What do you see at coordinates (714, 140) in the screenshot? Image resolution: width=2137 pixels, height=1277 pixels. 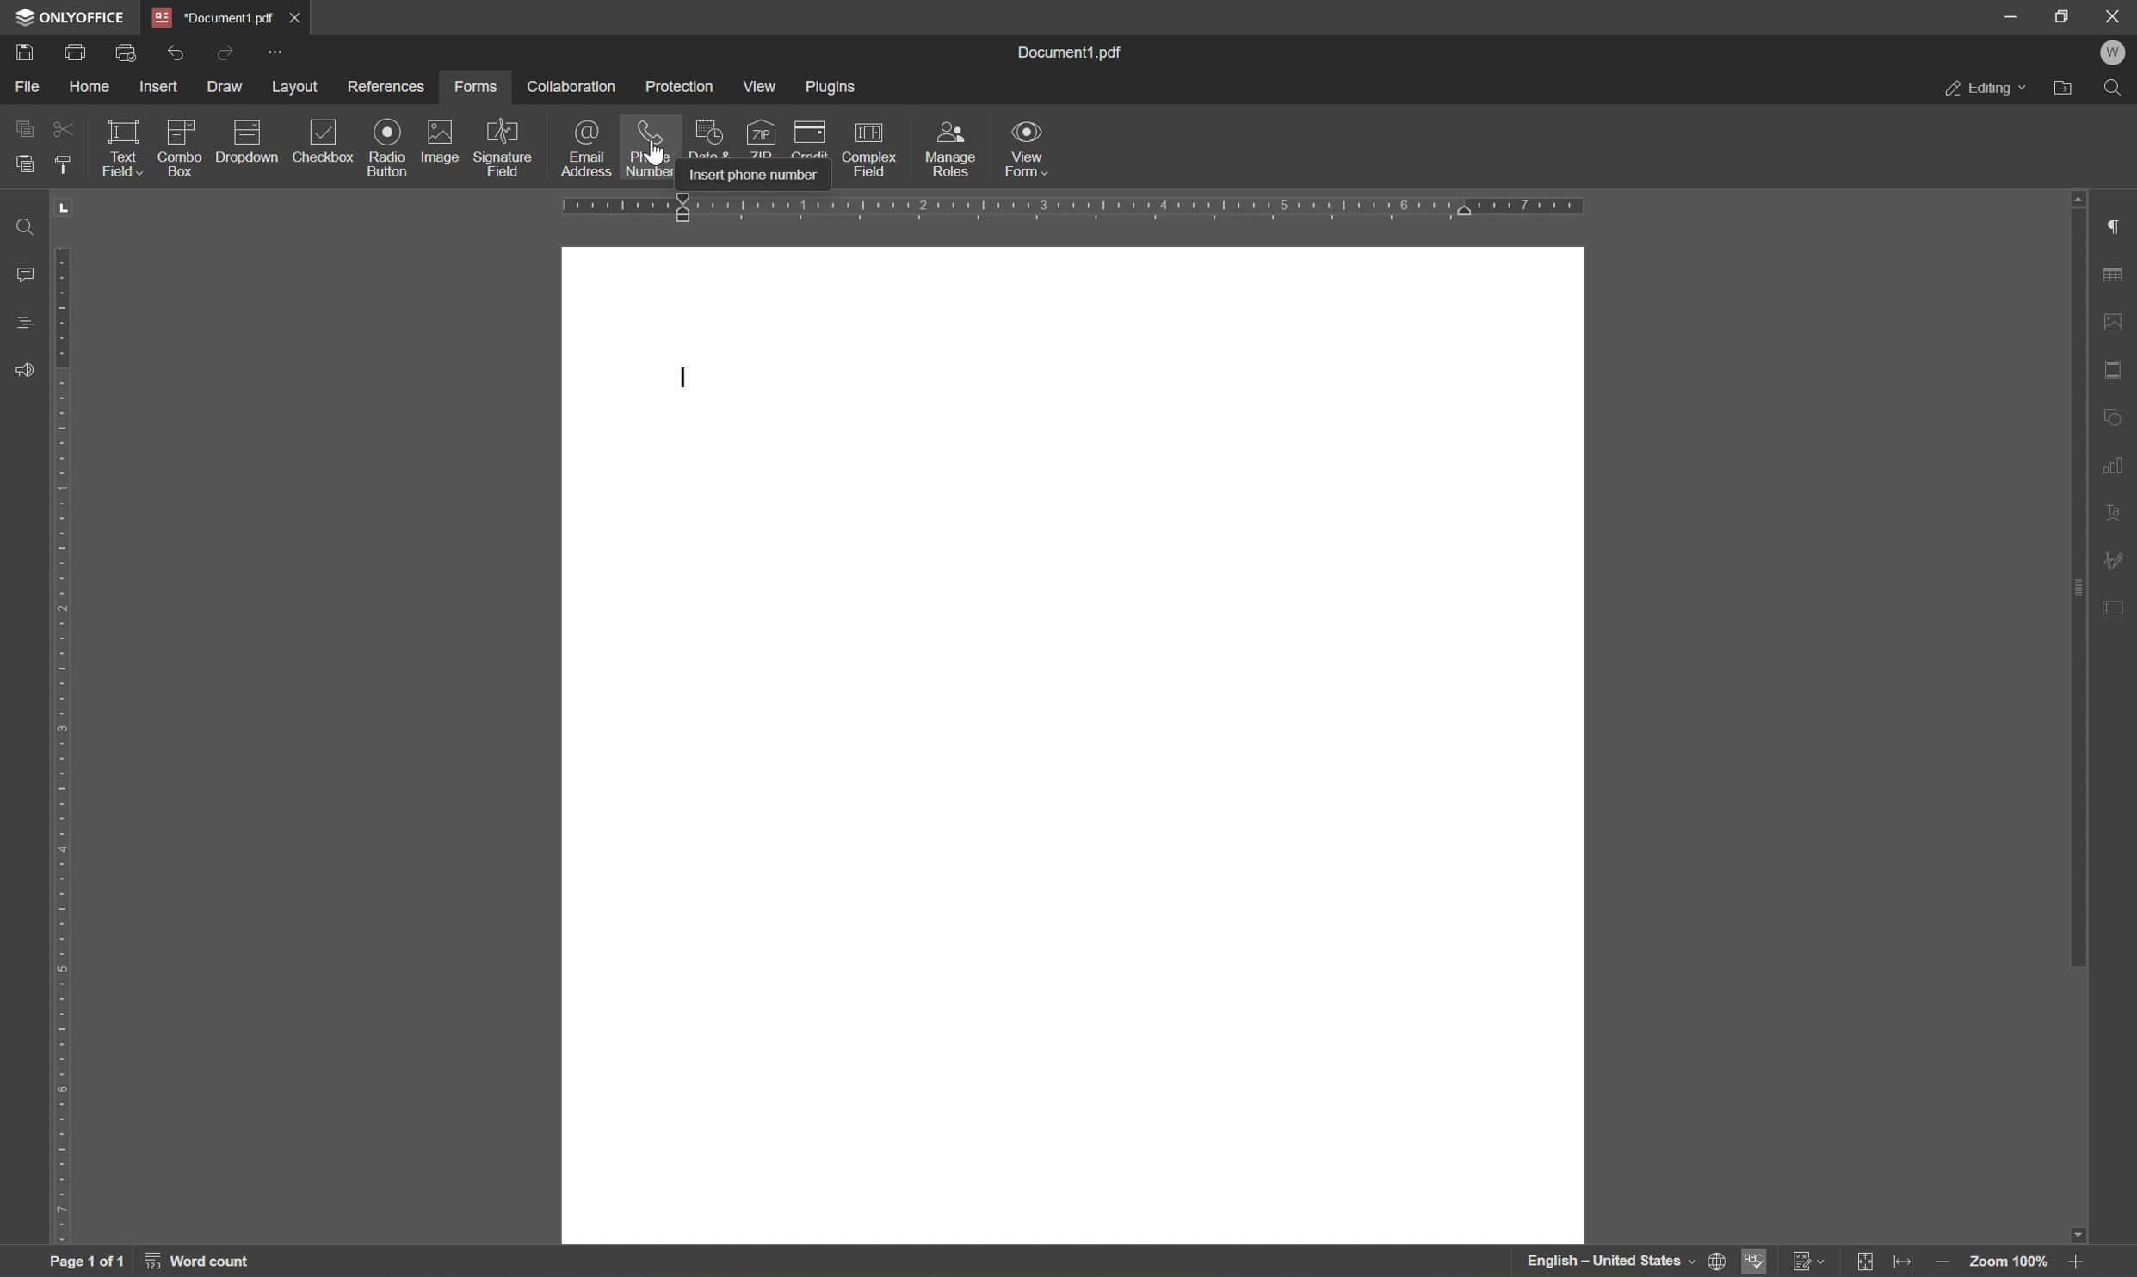 I see `icon` at bounding box center [714, 140].